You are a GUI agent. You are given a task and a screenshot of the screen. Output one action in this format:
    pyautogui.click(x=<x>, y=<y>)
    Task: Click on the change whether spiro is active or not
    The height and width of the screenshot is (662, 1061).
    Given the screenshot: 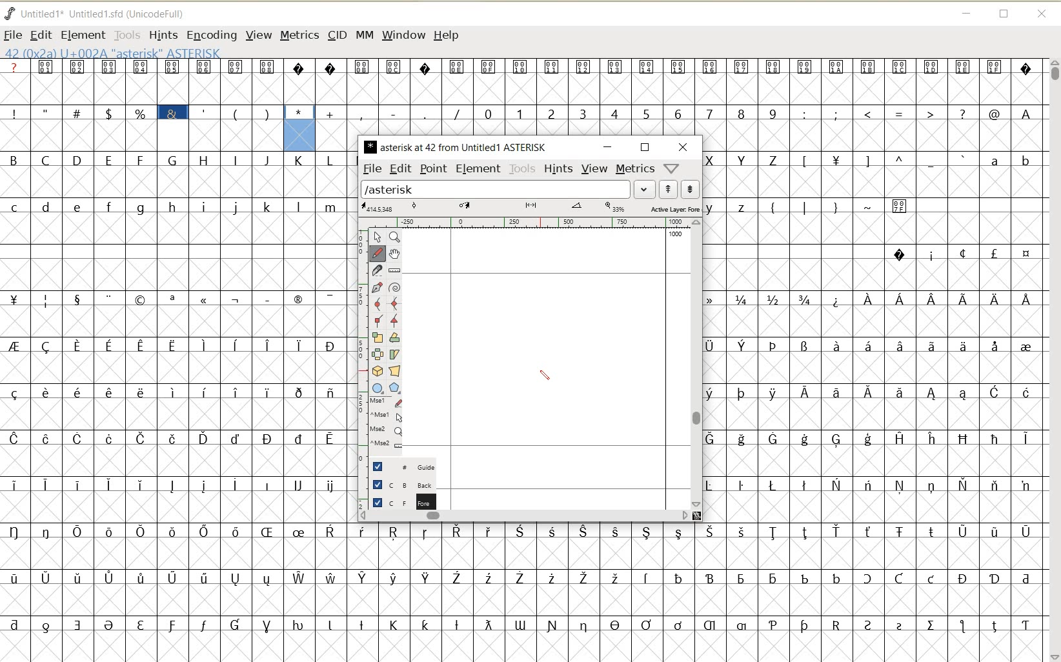 What is the action you would take?
    pyautogui.click(x=396, y=286)
    